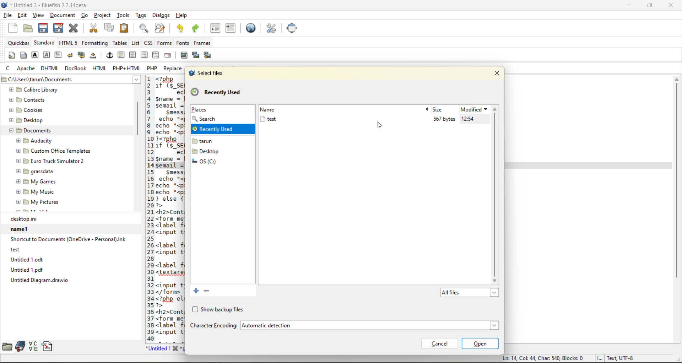  What do you see at coordinates (205, 43) in the screenshot?
I see `frames` at bounding box center [205, 43].